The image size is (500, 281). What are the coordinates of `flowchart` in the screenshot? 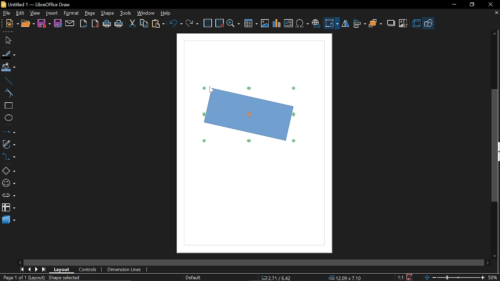 It's located at (8, 208).